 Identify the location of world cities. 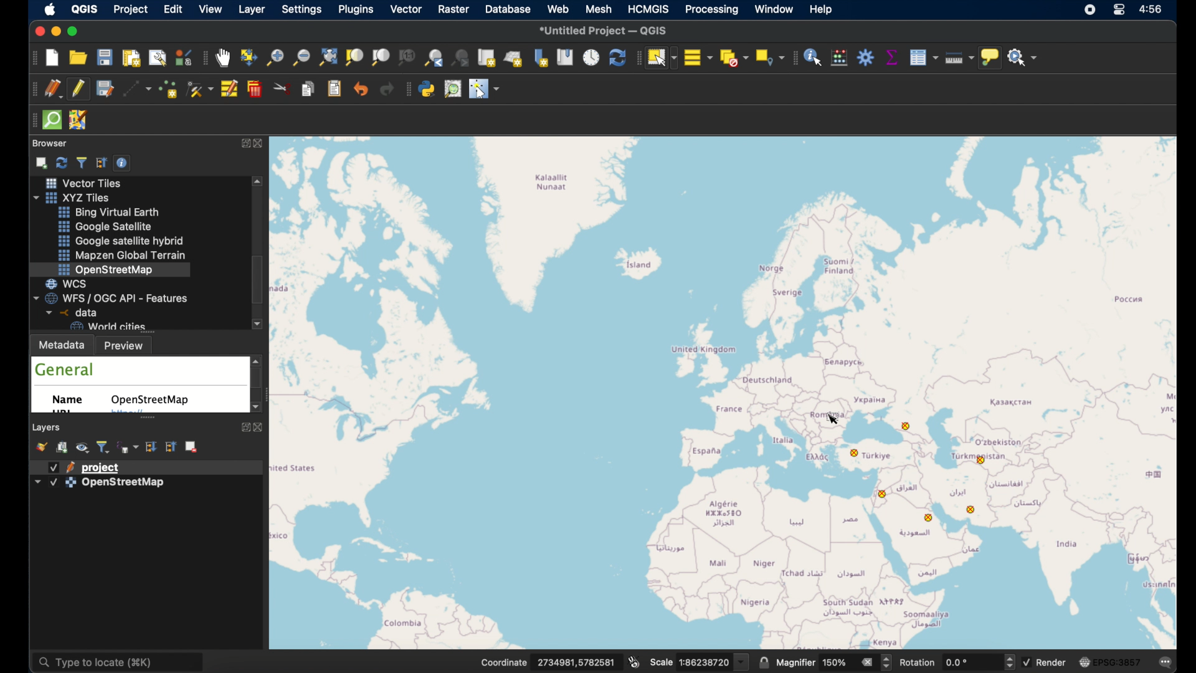
(107, 326).